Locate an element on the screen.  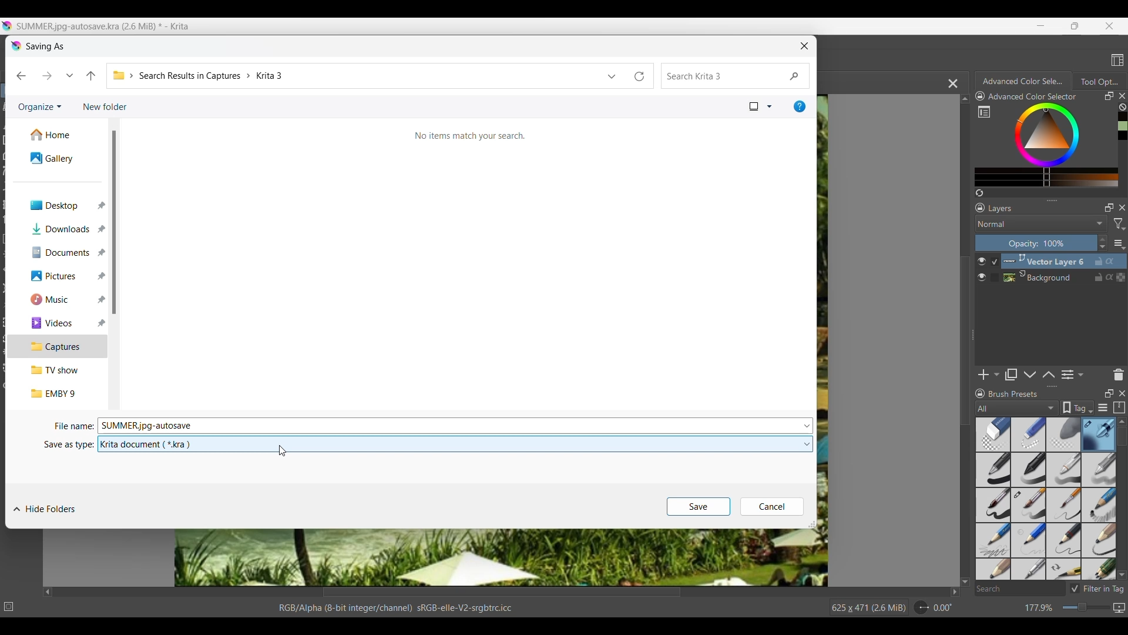
Cursor is located at coordinates (277, 453).